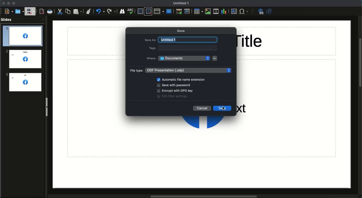 Image resolution: width=362 pixels, height=198 pixels. Describe the element at coordinates (179, 12) in the screenshot. I see `First slide` at that location.